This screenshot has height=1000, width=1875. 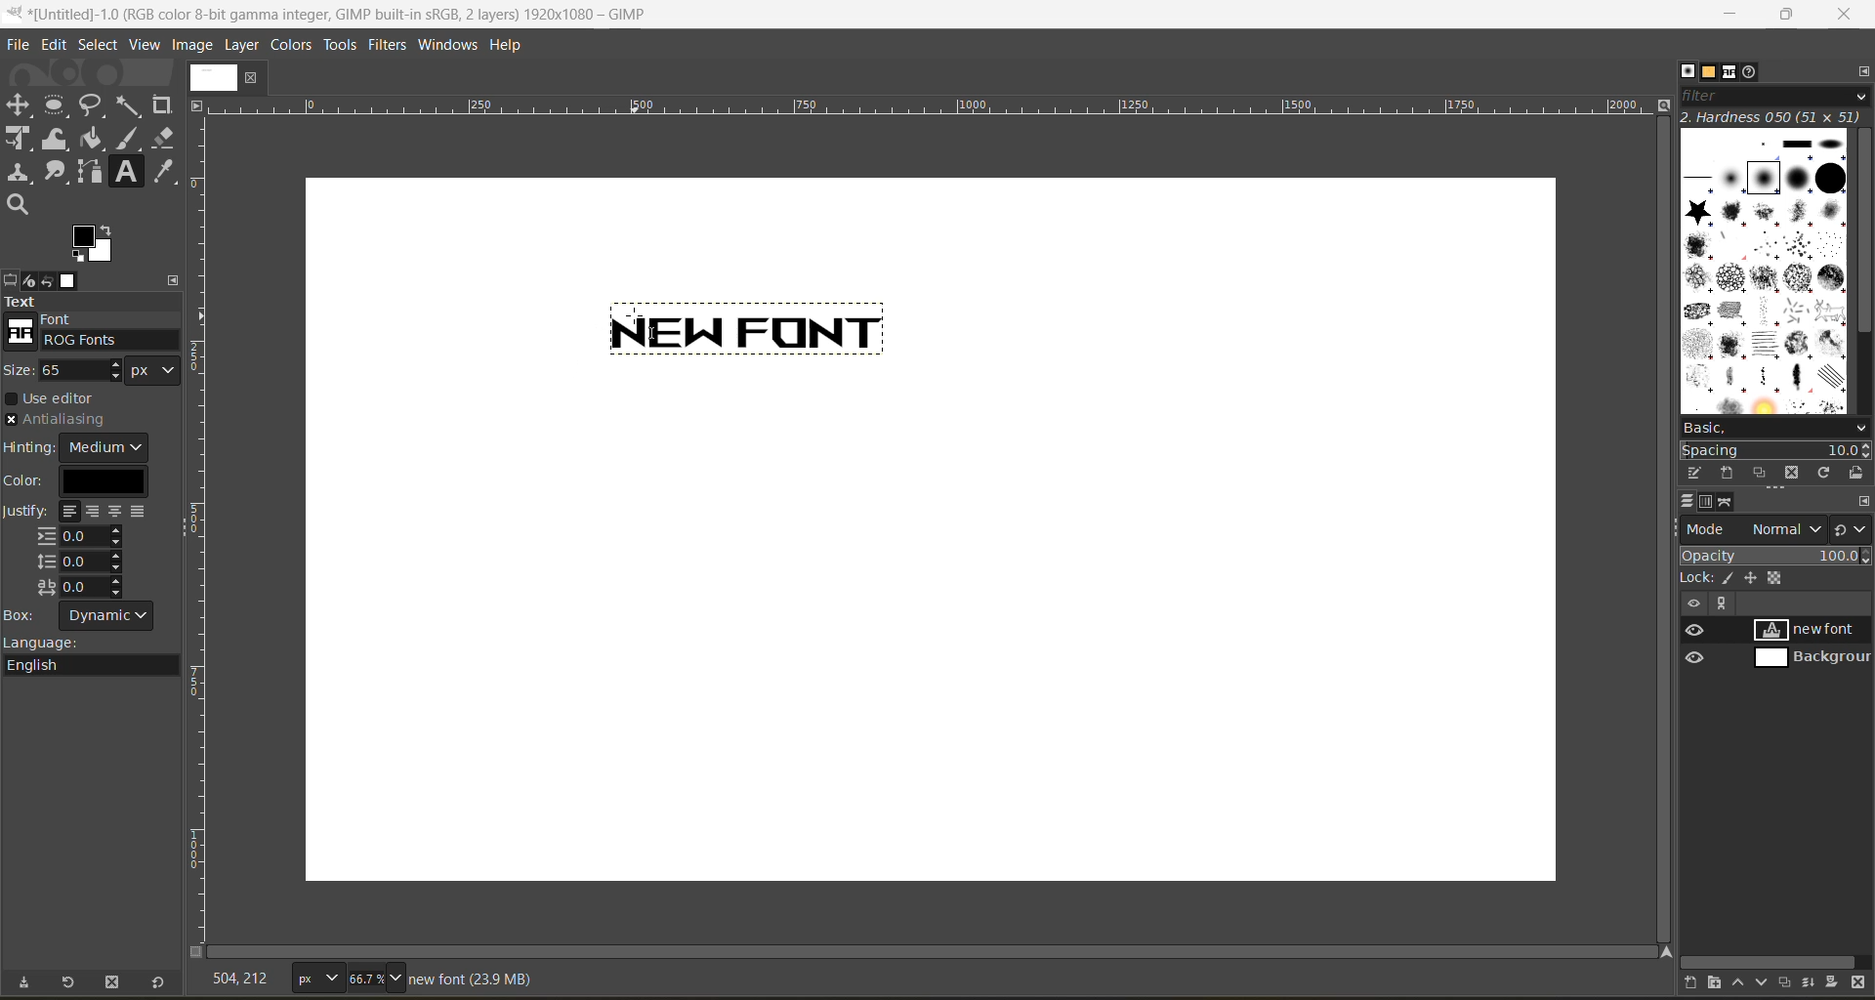 I want to click on images, so click(x=71, y=280).